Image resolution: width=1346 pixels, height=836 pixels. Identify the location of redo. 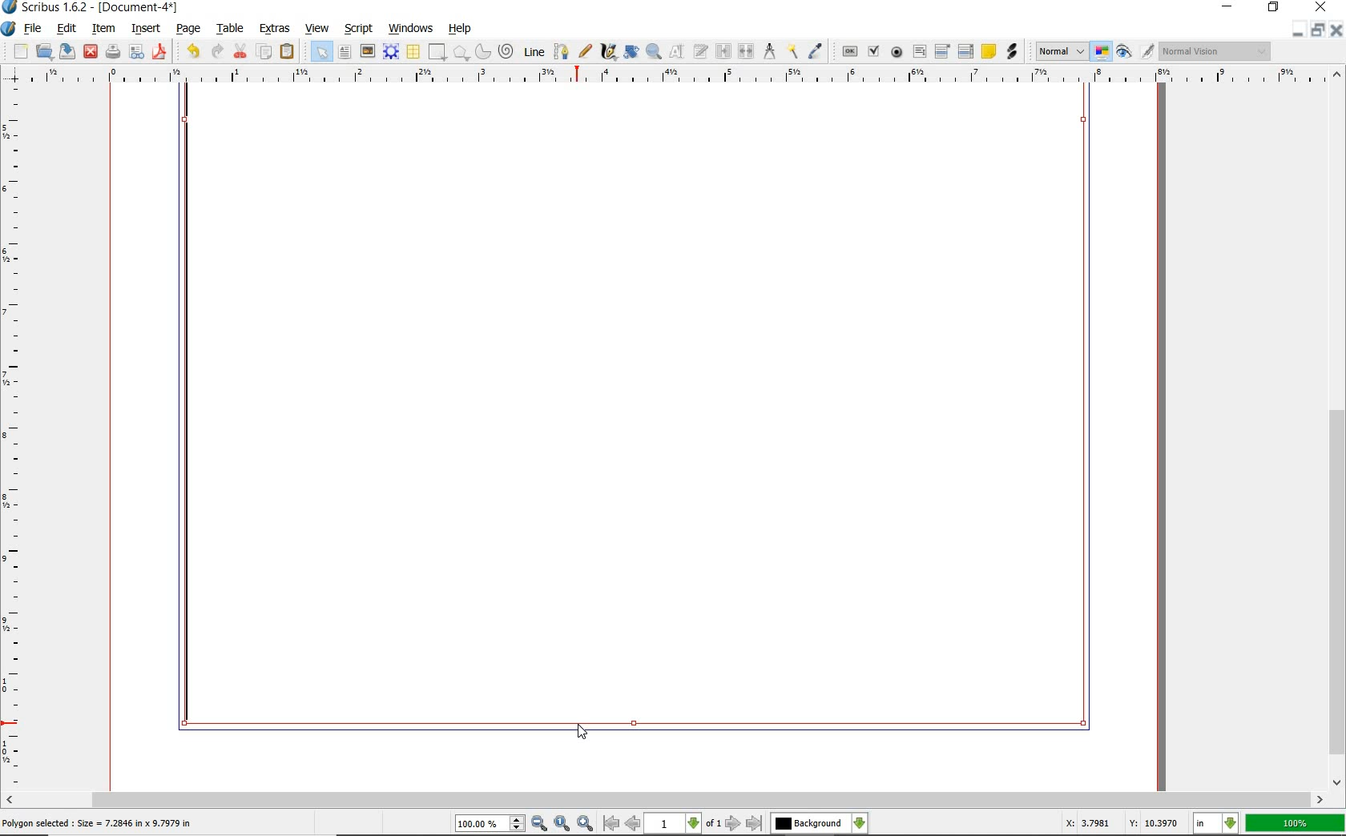
(219, 51).